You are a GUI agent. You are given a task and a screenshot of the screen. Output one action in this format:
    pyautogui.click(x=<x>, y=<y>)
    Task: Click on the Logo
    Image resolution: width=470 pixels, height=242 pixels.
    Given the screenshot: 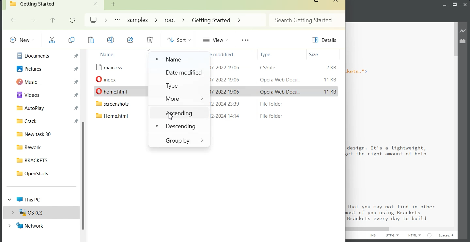 What is the action you would take?
    pyautogui.click(x=94, y=20)
    